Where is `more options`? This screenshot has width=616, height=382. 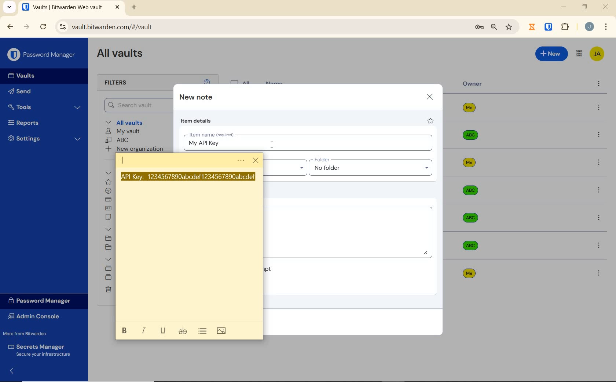
more options is located at coordinates (598, 190).